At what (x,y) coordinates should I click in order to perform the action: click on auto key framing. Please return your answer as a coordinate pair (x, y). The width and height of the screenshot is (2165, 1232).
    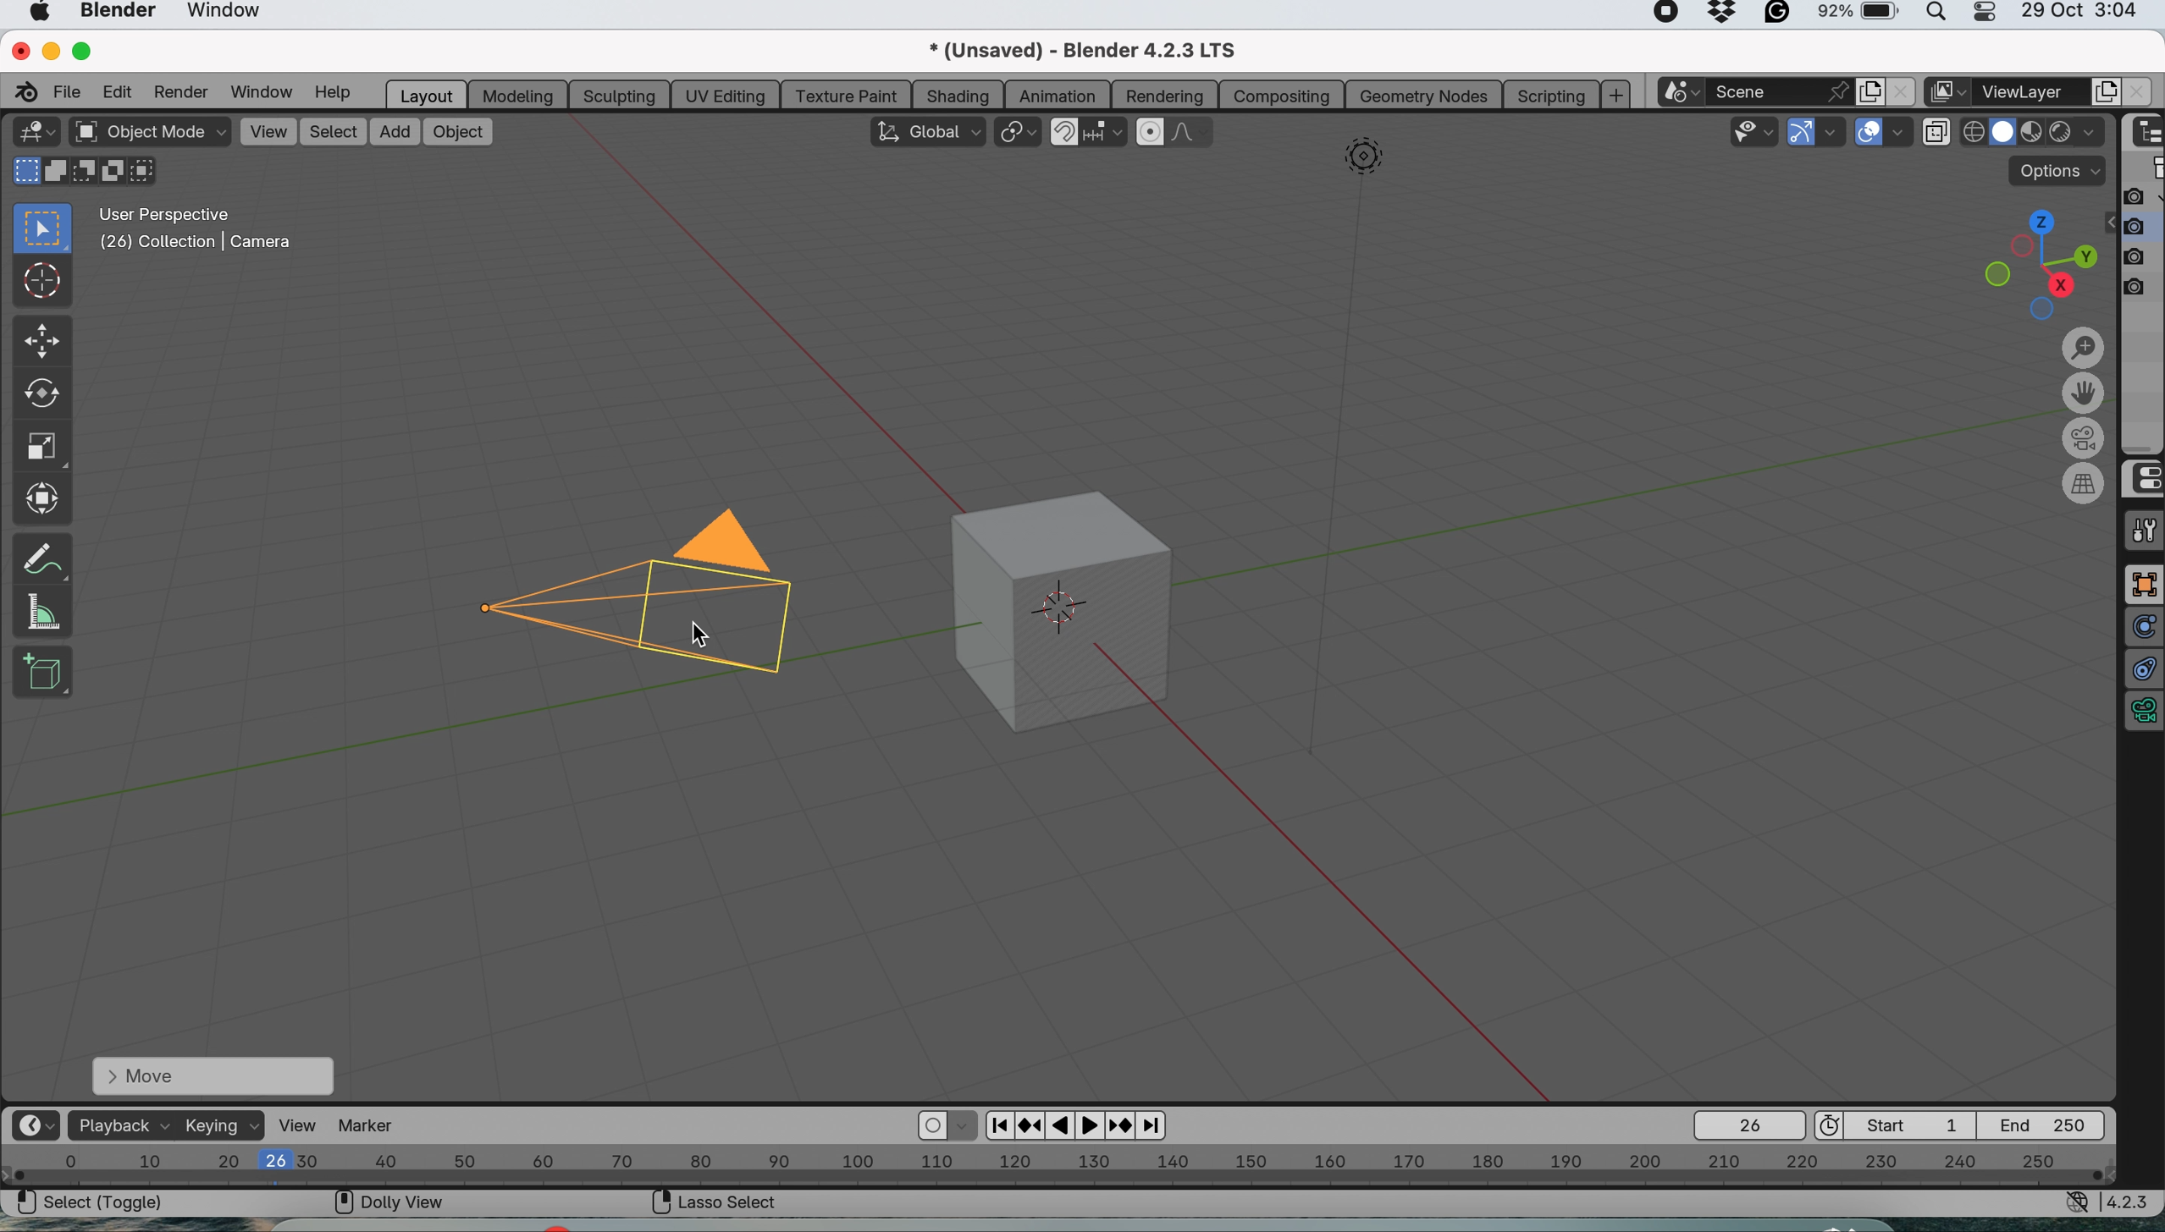
    Looking at the image, I should click on (965, 1125).